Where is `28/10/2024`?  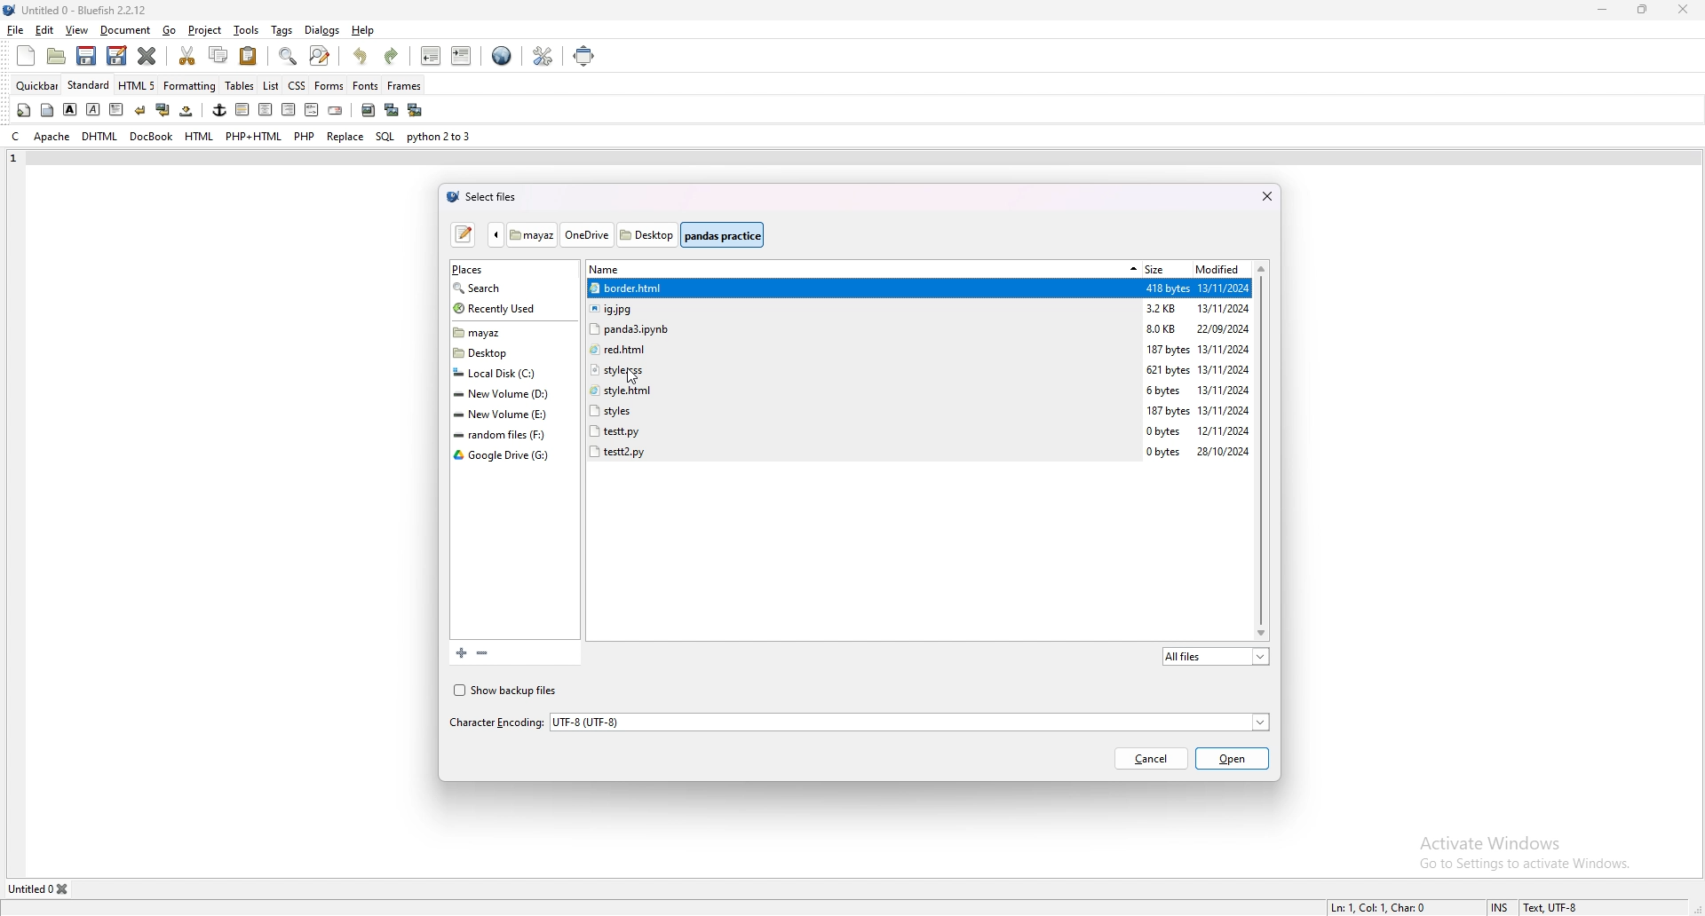 28/10/2024 is located at coordinates (1223, 452).